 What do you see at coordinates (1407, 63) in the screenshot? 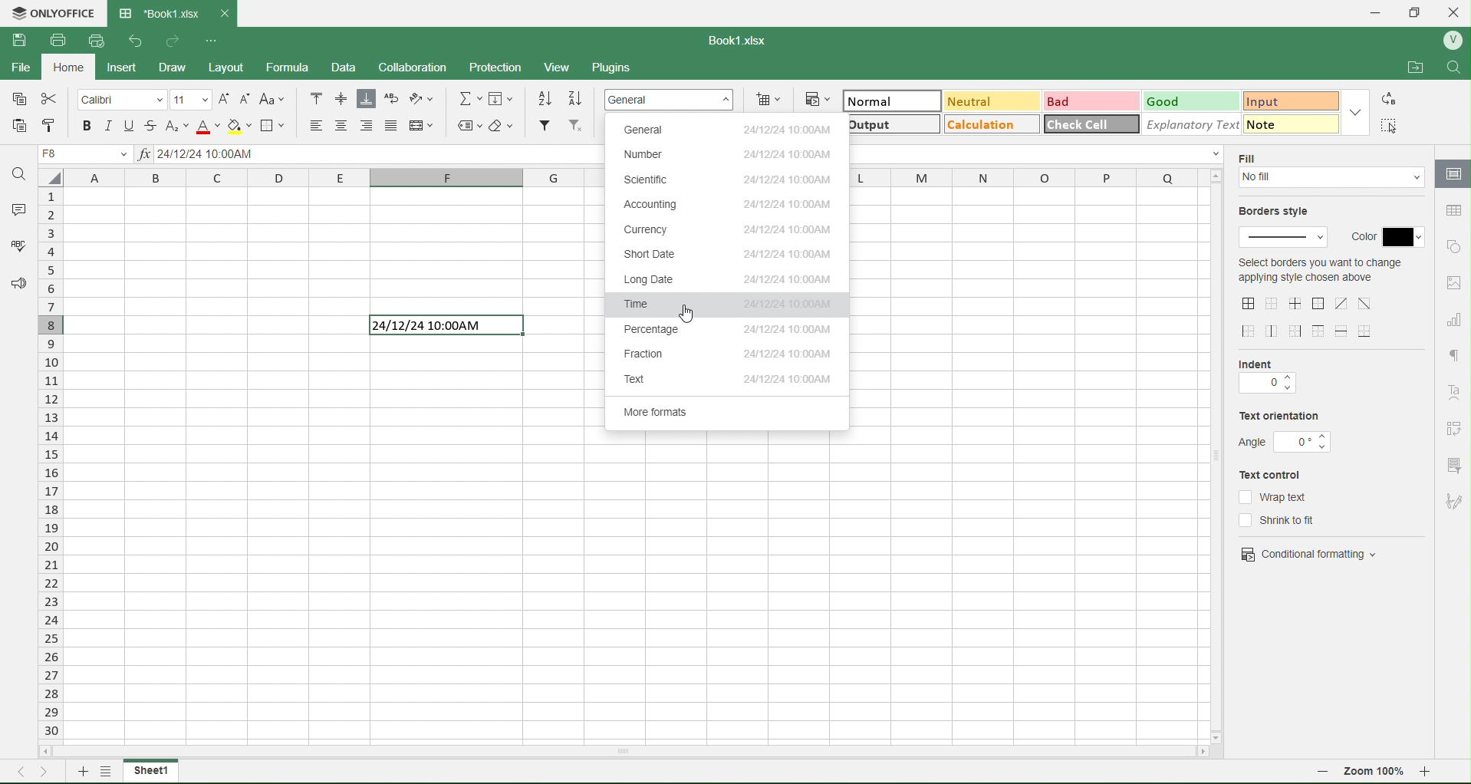
I see `Open File Location` at bounding box center [1407, 63].